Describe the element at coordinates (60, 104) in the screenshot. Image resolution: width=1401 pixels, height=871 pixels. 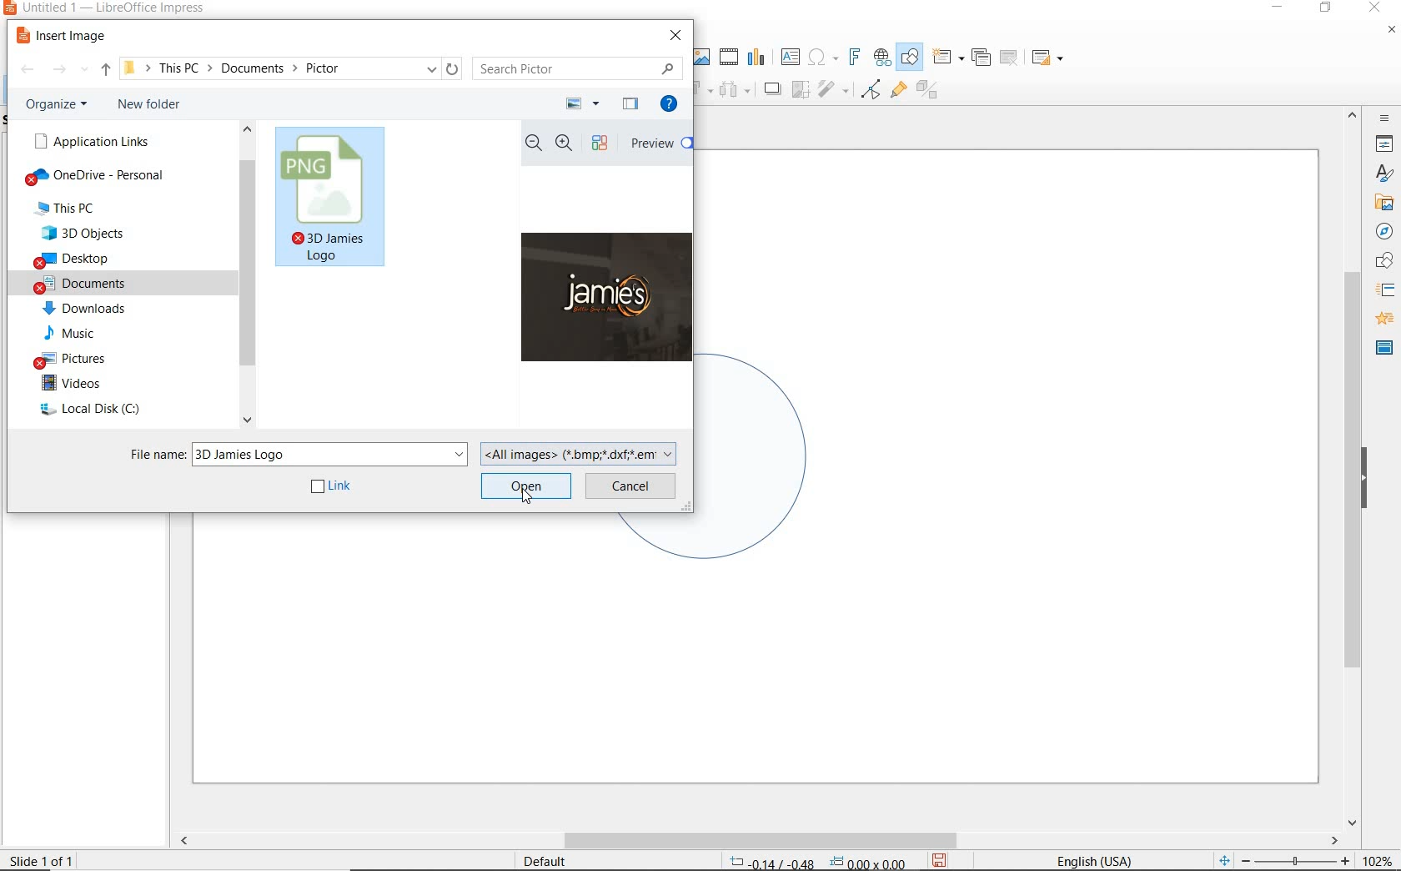
I see `organize` at that location.